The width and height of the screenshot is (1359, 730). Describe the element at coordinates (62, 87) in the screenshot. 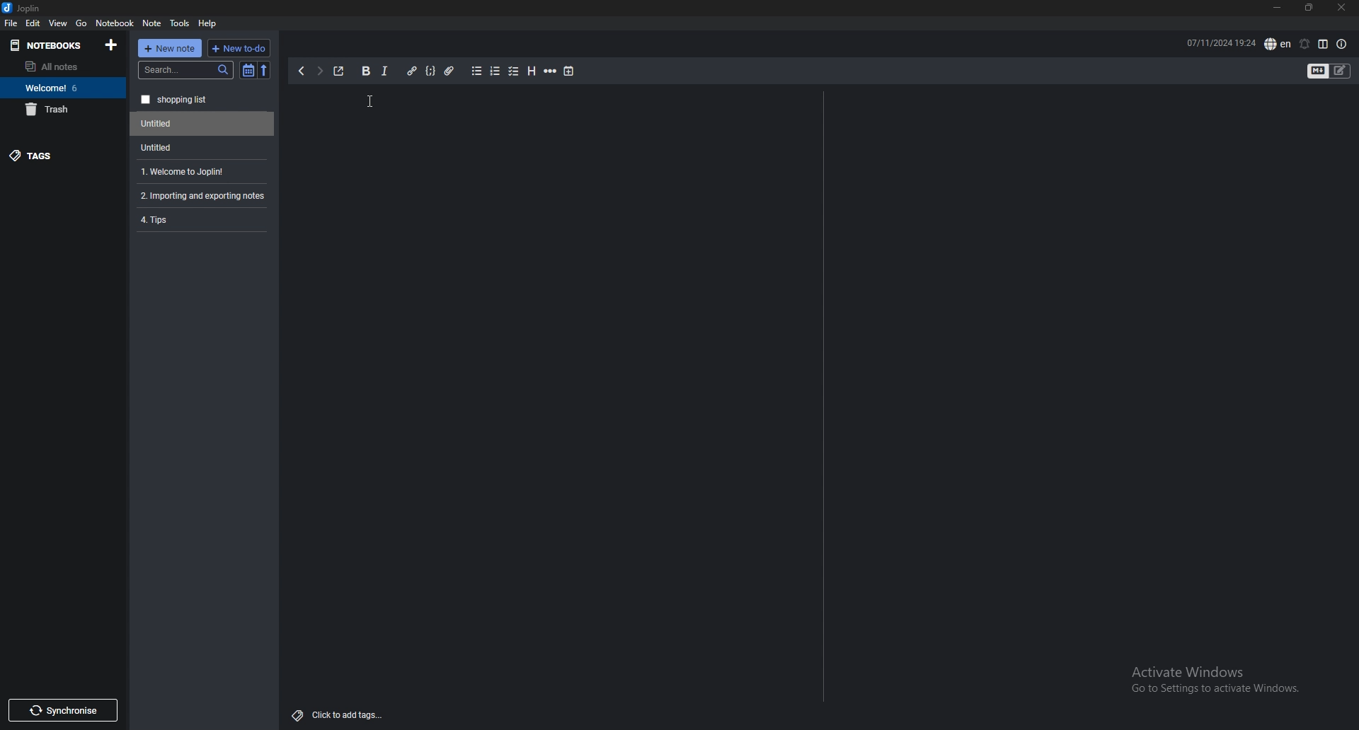

I see `Welcome` at that location.